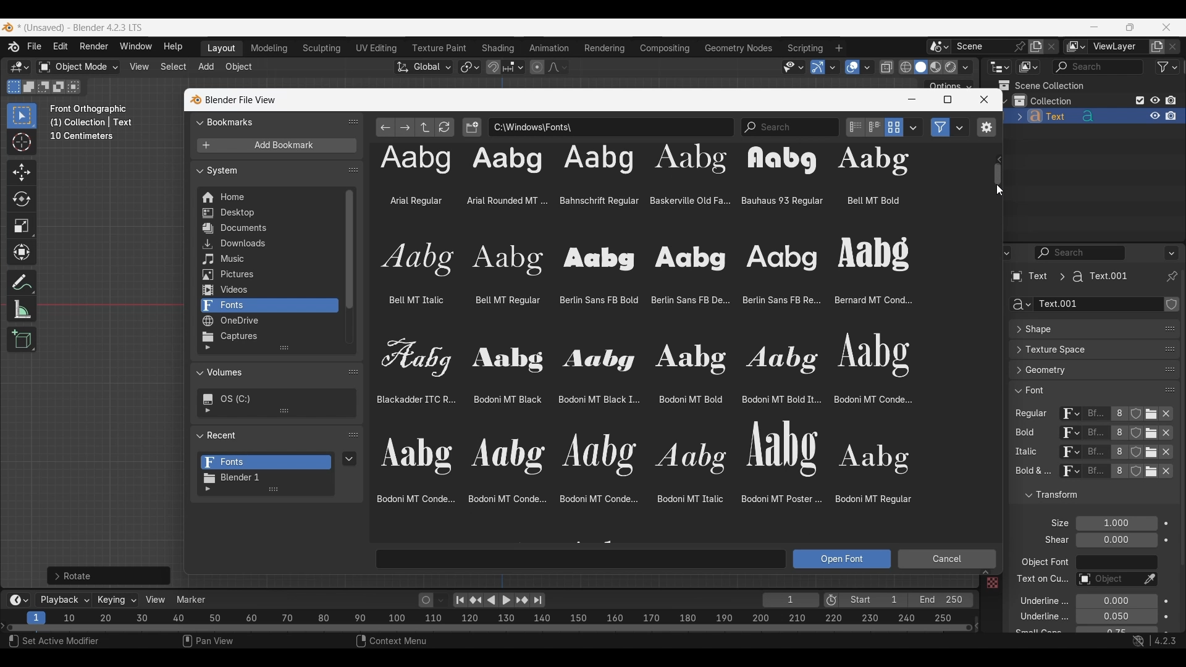 The width and height of the screenshot is (1186, 667). I want to click on Shear, so click(1116, 540).